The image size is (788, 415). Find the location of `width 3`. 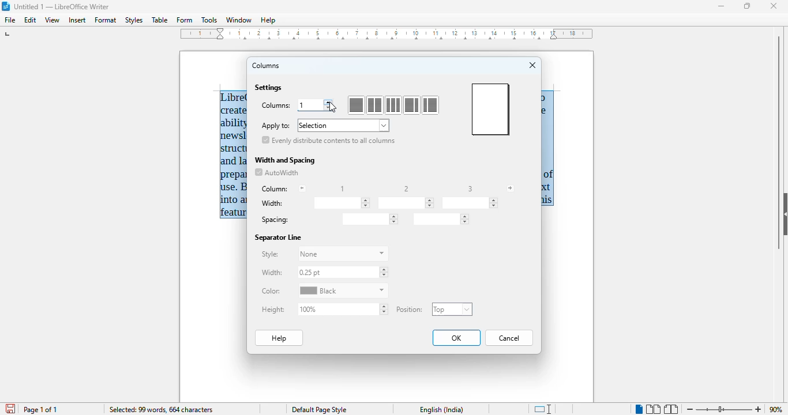

width 3 is located at coordinates (470, 203).